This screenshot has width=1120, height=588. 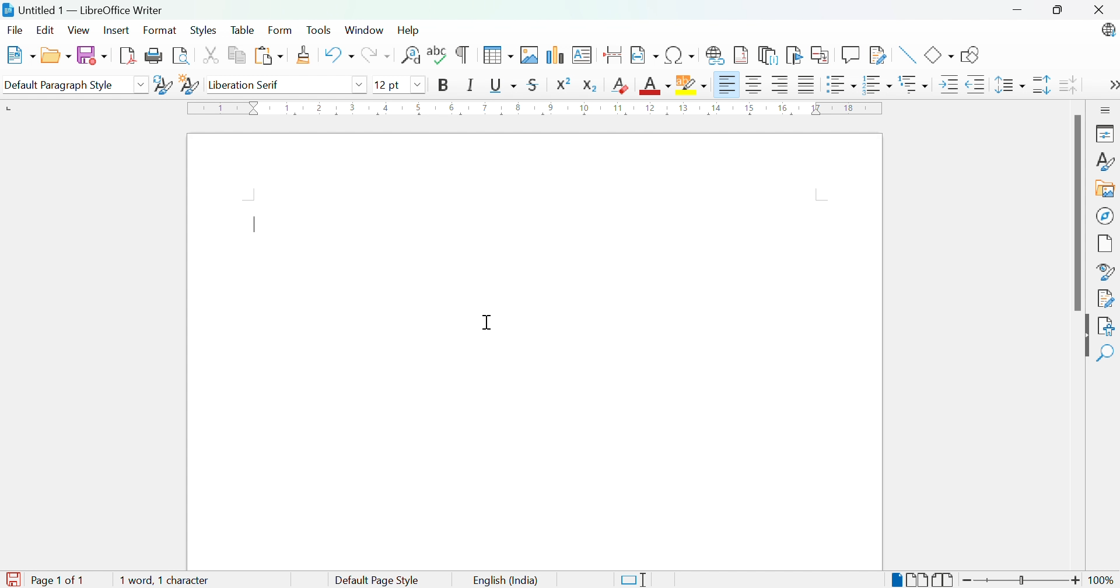 What do you see at coordinates (189, 85) in the screenshot?
I see `New style from selection` at bounding box center [189, 85].